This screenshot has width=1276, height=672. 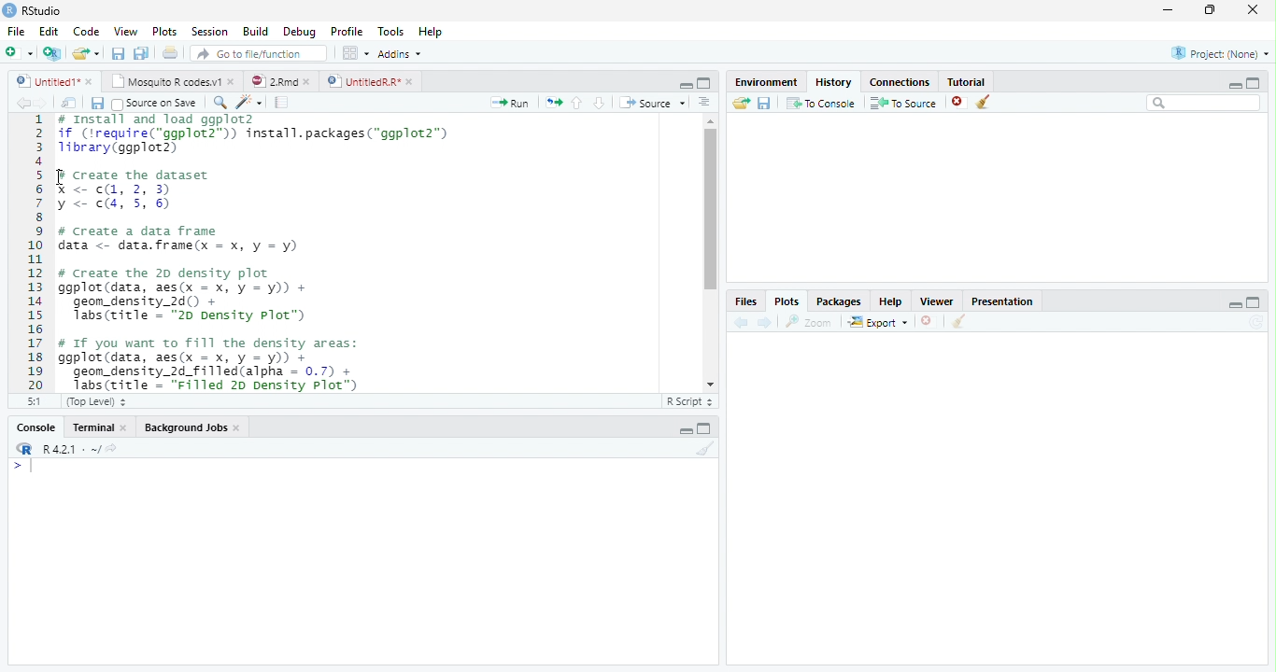 I want to click on Profile, so click(x=347, y=32).